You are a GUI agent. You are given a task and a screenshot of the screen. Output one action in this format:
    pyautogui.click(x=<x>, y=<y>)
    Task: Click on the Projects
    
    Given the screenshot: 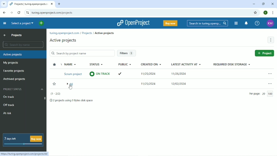 What is the action you would take?
    pyautogui.click(x=87, y=33)
    